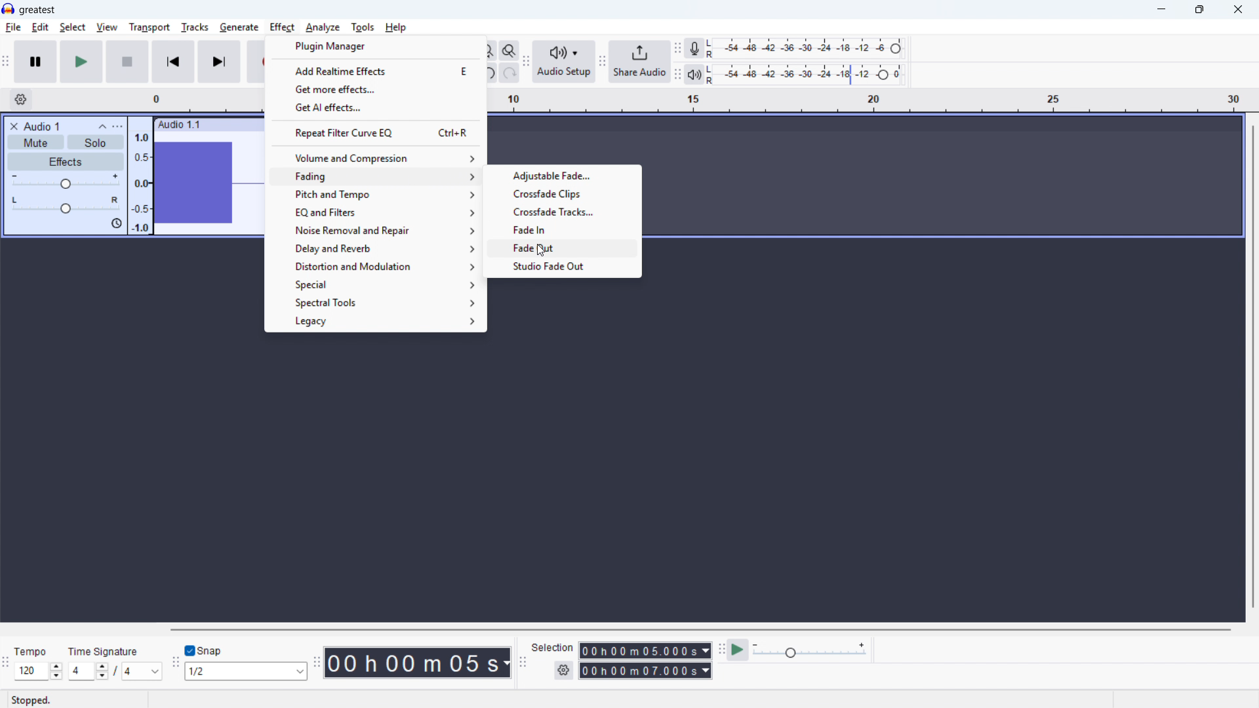 The width and height of the screenshot is (1259, 708). What do you see at coordinates (646, 650) in the screenshot?
I see `Selection start time ` at bounding box center [646, 650].